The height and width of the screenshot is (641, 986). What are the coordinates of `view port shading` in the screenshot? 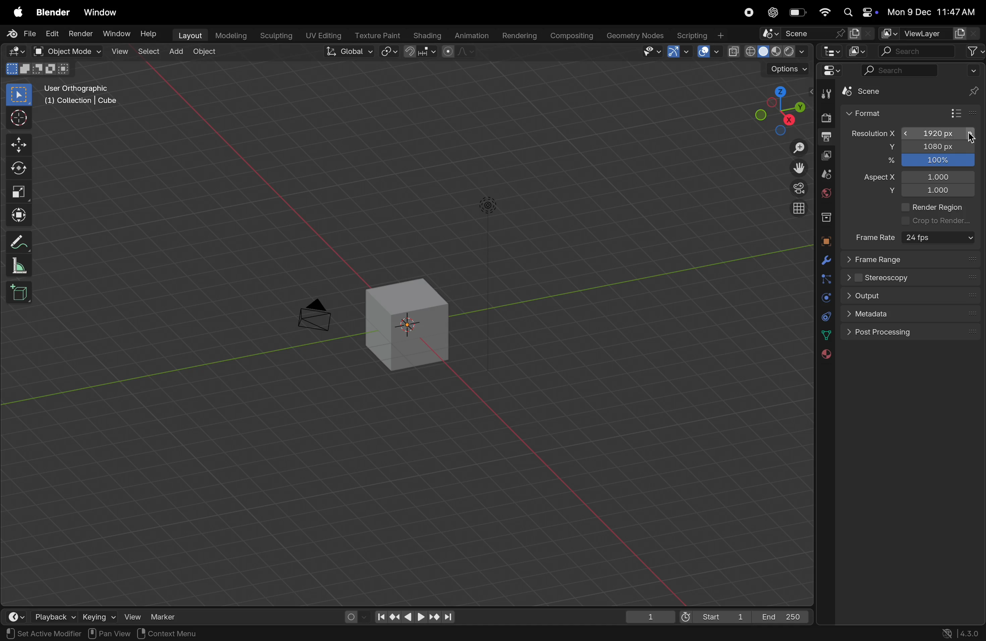 It's located at (767, 52).